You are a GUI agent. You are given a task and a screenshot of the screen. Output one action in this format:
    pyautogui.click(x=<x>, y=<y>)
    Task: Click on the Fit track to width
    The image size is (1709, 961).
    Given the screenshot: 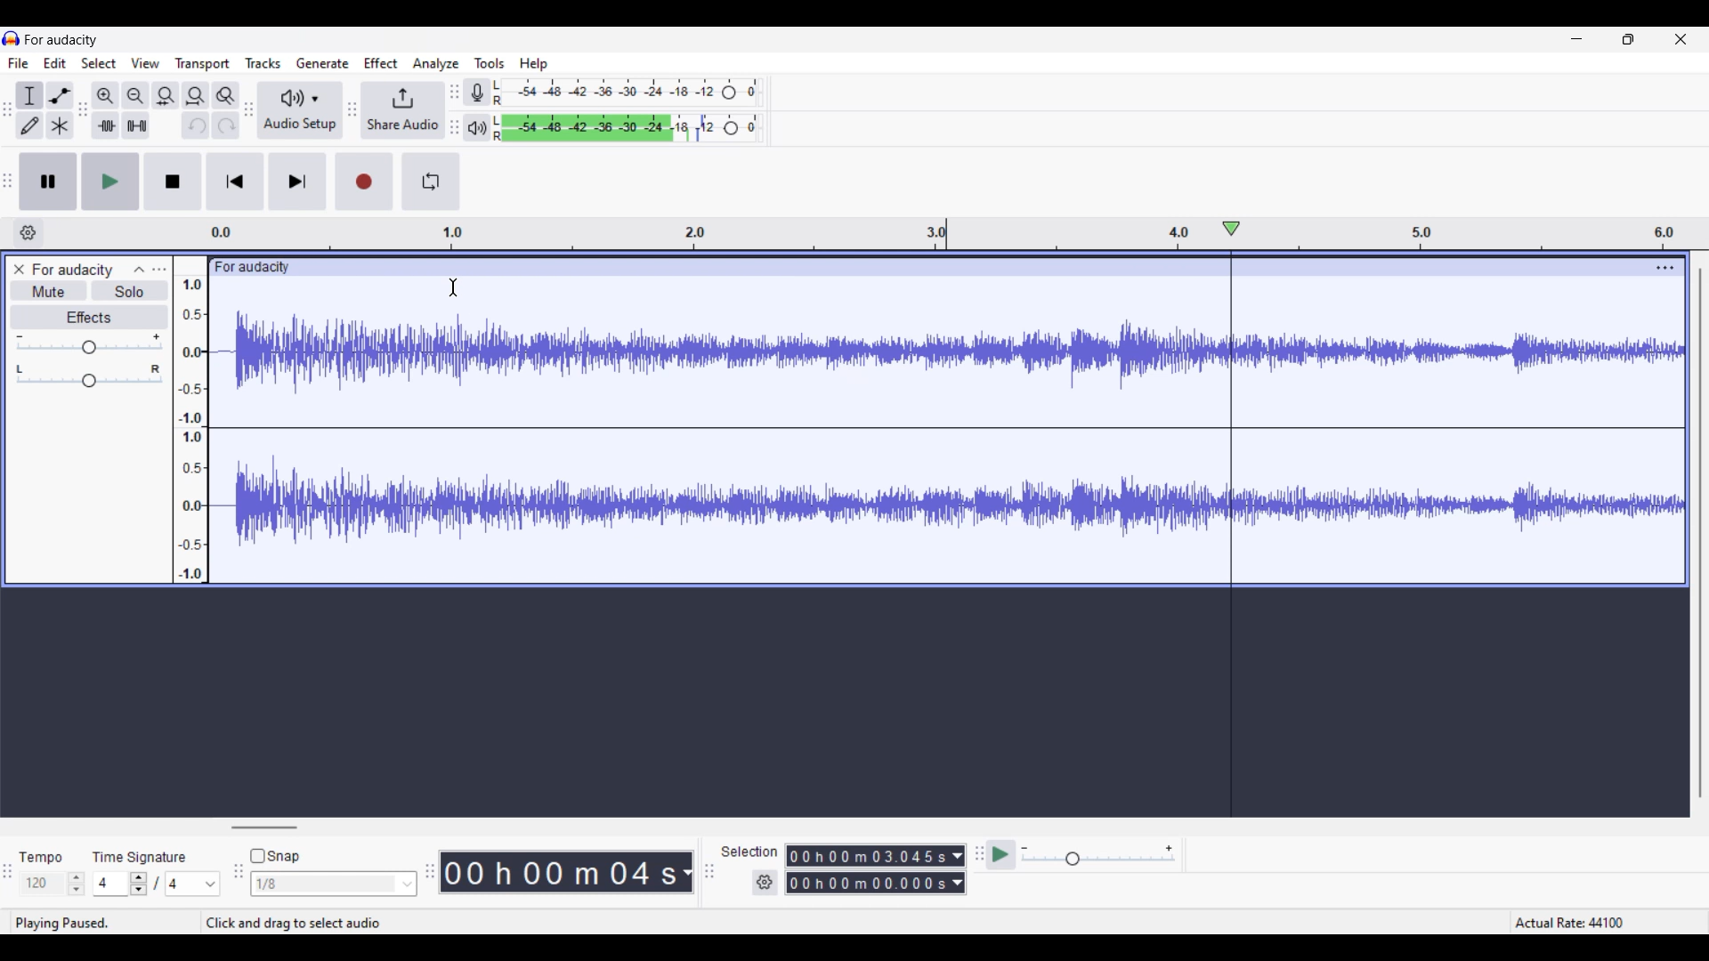 What is the action you would take?
    pyautogui.click(x=196, y=96)
    